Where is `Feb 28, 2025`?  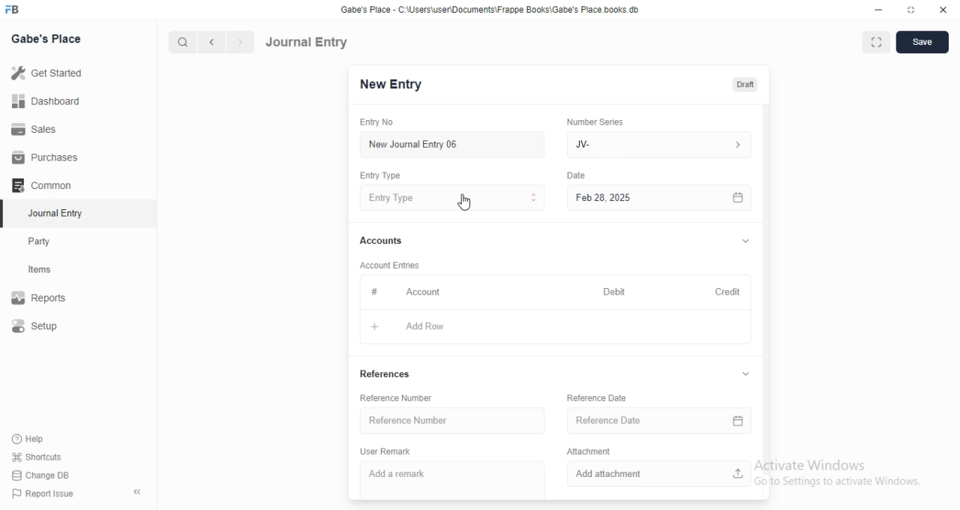
Feb 28, 2025 is located at coordinates (645, 197).